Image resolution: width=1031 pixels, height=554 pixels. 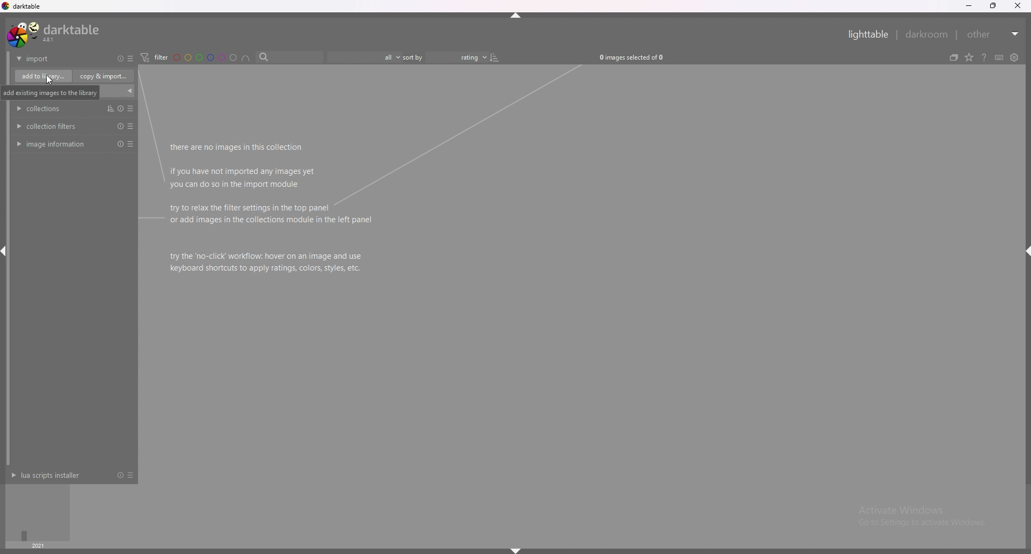 I want to click on help, so click(x=984, y=57).